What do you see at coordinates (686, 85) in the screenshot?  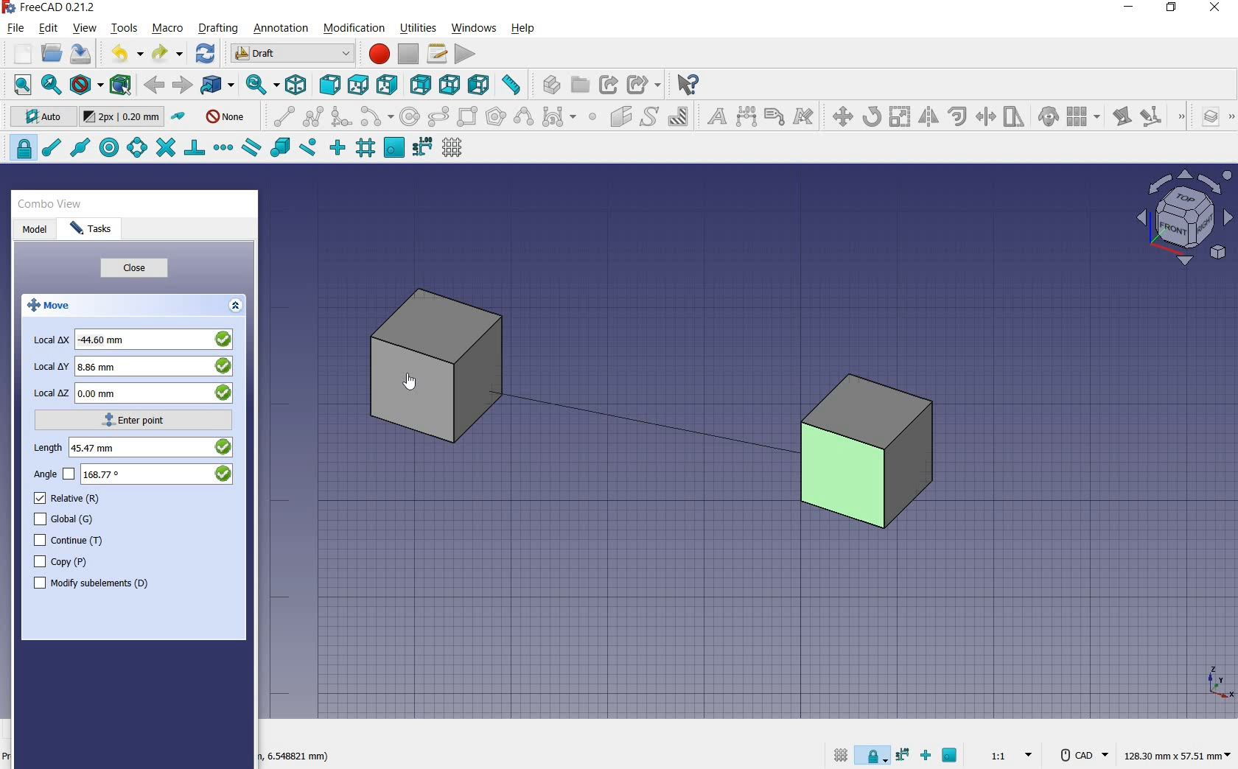 I see `what's this?` at bounding box center [686, 85].